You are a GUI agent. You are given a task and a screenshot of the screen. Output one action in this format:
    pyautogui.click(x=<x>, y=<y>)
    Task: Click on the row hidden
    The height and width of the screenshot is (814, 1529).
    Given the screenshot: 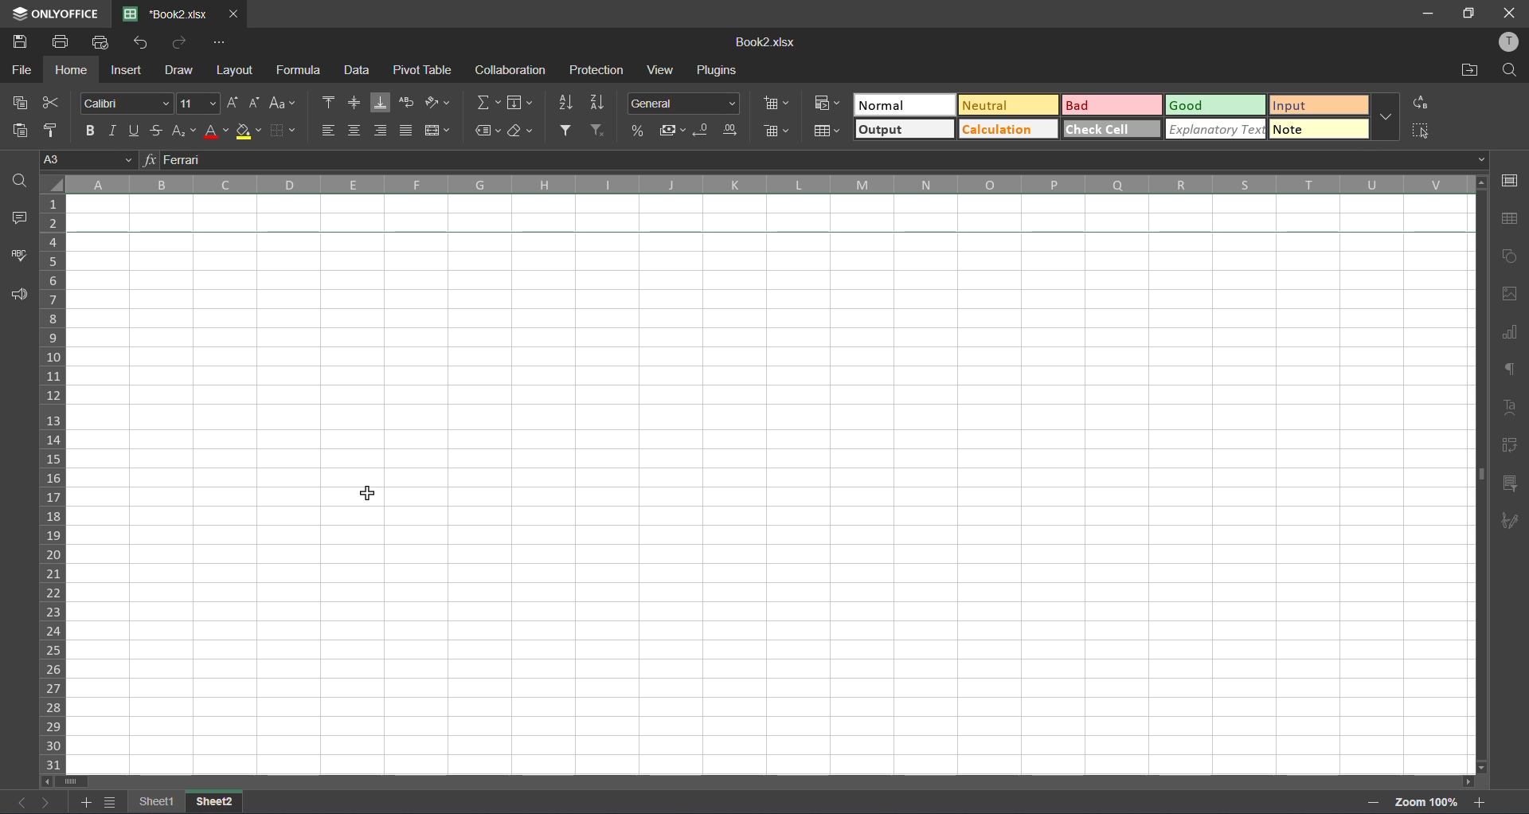 What is the action you would take?
    pyautogui.click(x=777, y=232)
    